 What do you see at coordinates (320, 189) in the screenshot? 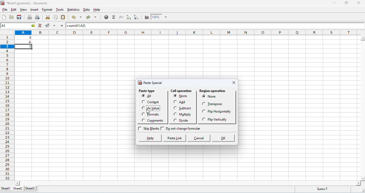
I see `formula` at bounding box center [320, 189].